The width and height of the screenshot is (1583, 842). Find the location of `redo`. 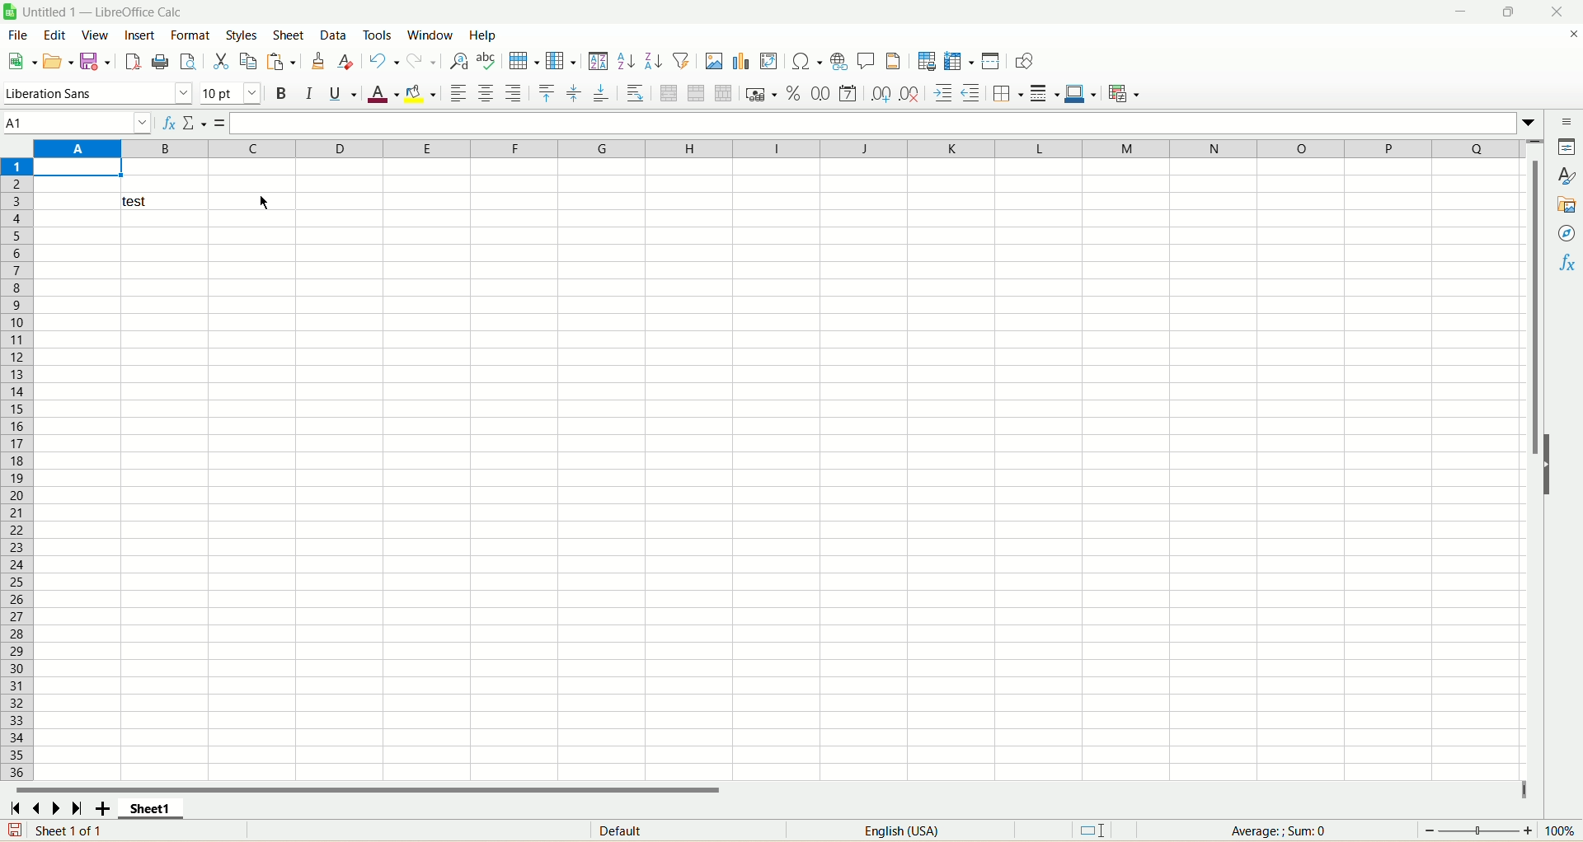

redo is located at coordinates (420, 61).